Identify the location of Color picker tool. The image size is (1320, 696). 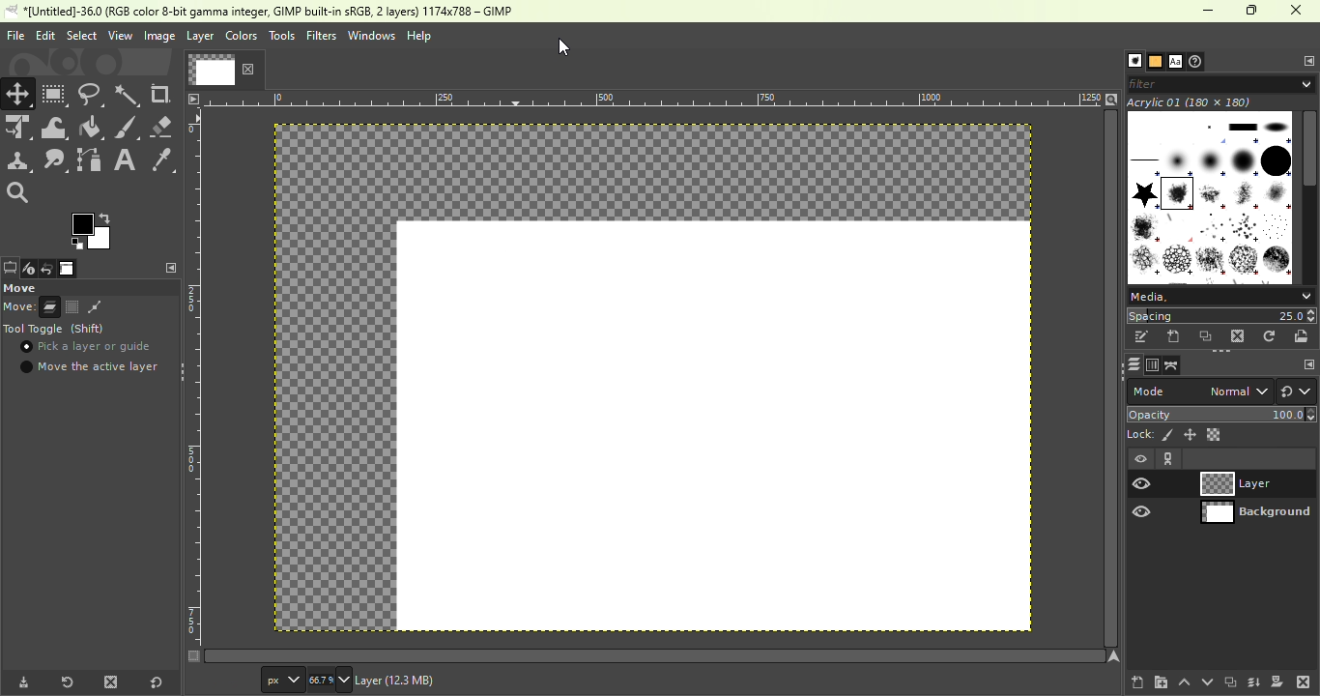
(162, 159).